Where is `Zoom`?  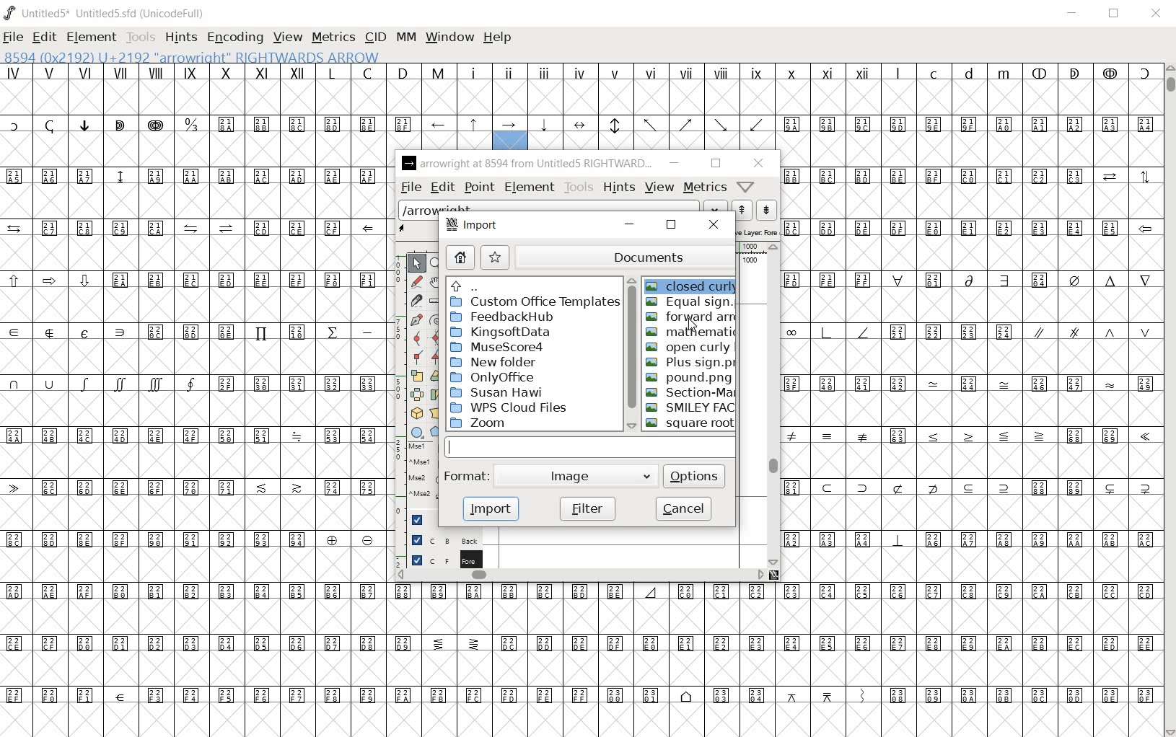
Zoom is located at coordinates (505, 424).